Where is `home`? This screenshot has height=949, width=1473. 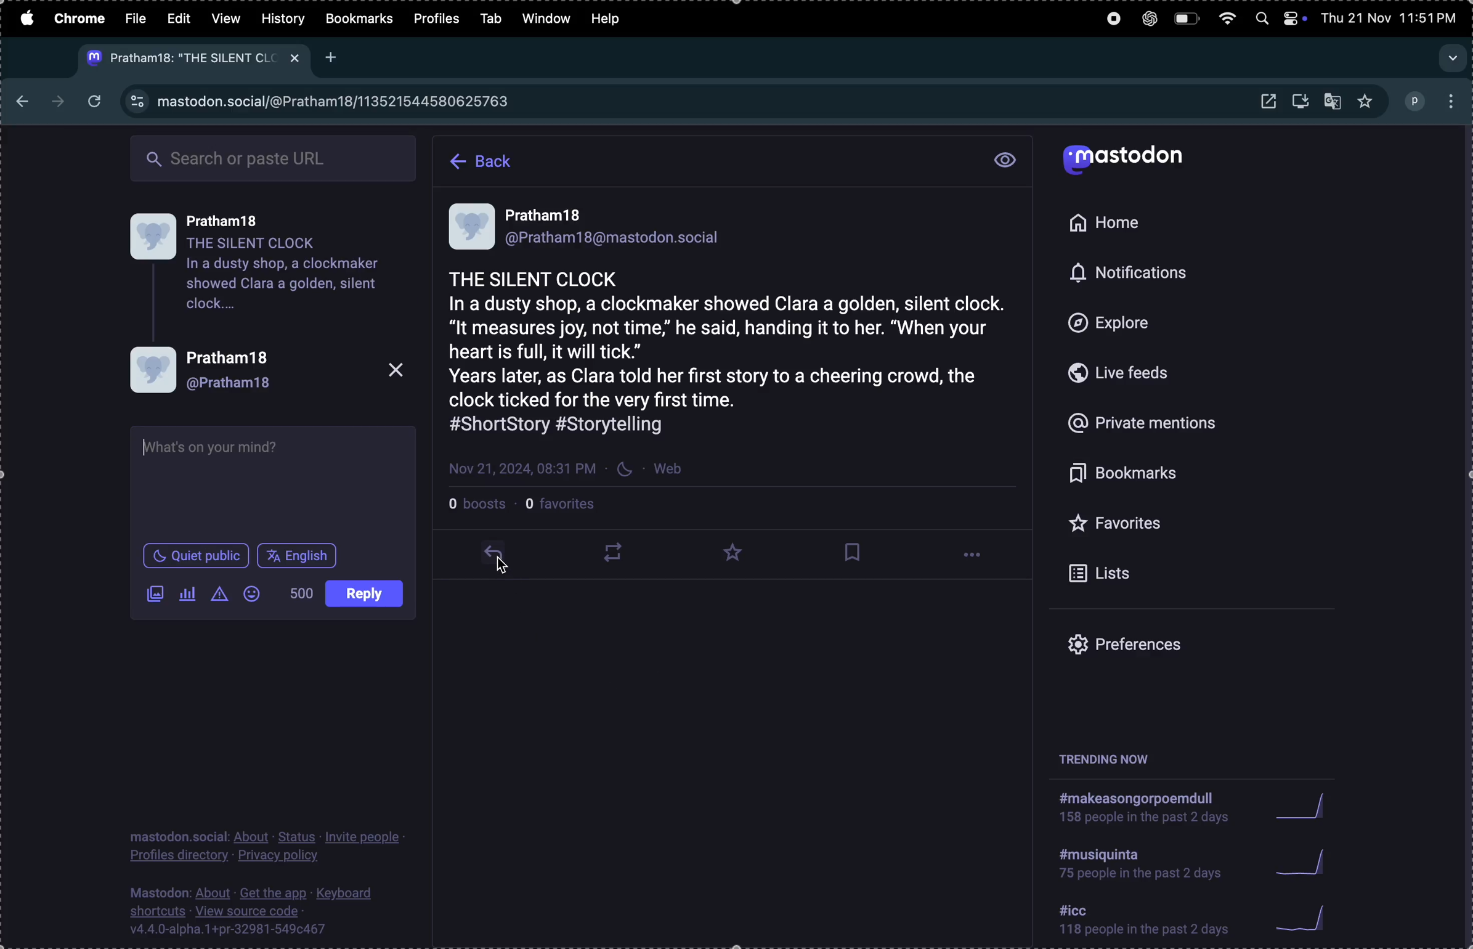 home is located at coordinates (1113, 223).